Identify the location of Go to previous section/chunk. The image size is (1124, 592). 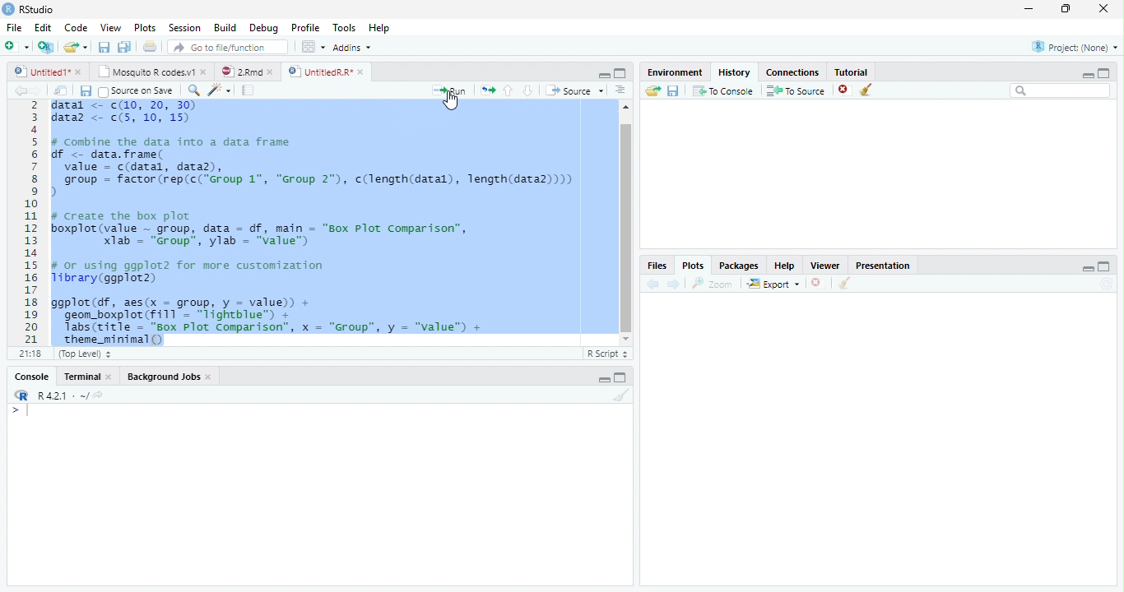
(508, 90).